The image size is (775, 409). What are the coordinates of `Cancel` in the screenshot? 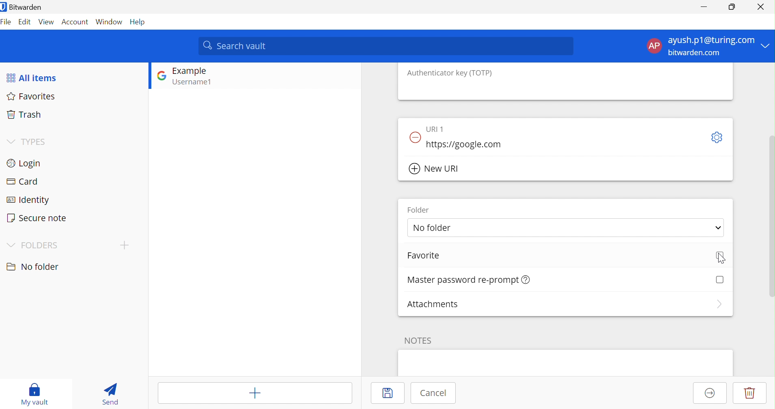 It's located at (433, 394).